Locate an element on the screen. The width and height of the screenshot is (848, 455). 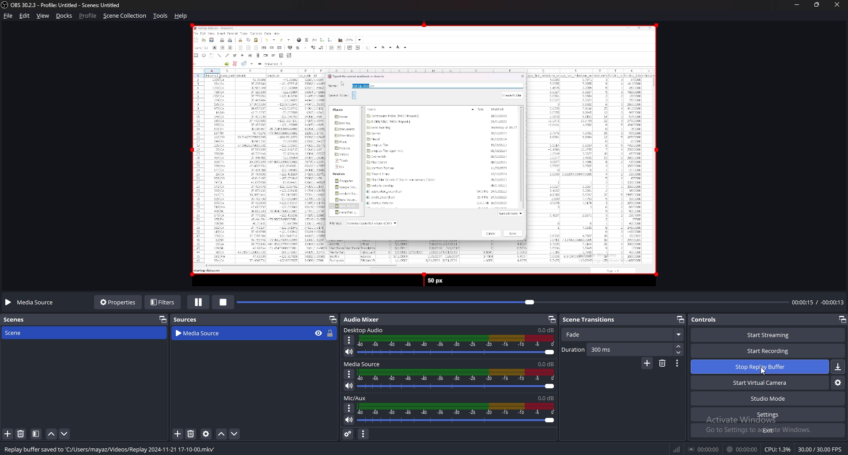
00:00:00 is located at coordinates (704, 449).